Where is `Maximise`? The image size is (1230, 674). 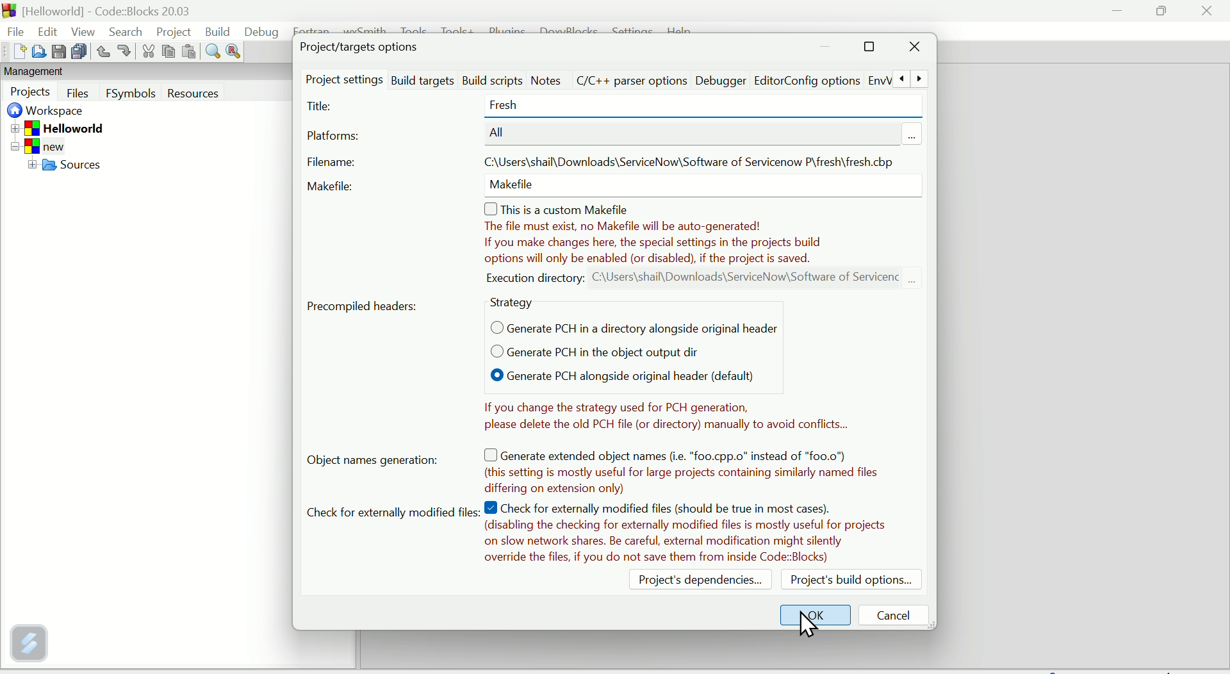 Maximise is located at coordinates (1163, 12).